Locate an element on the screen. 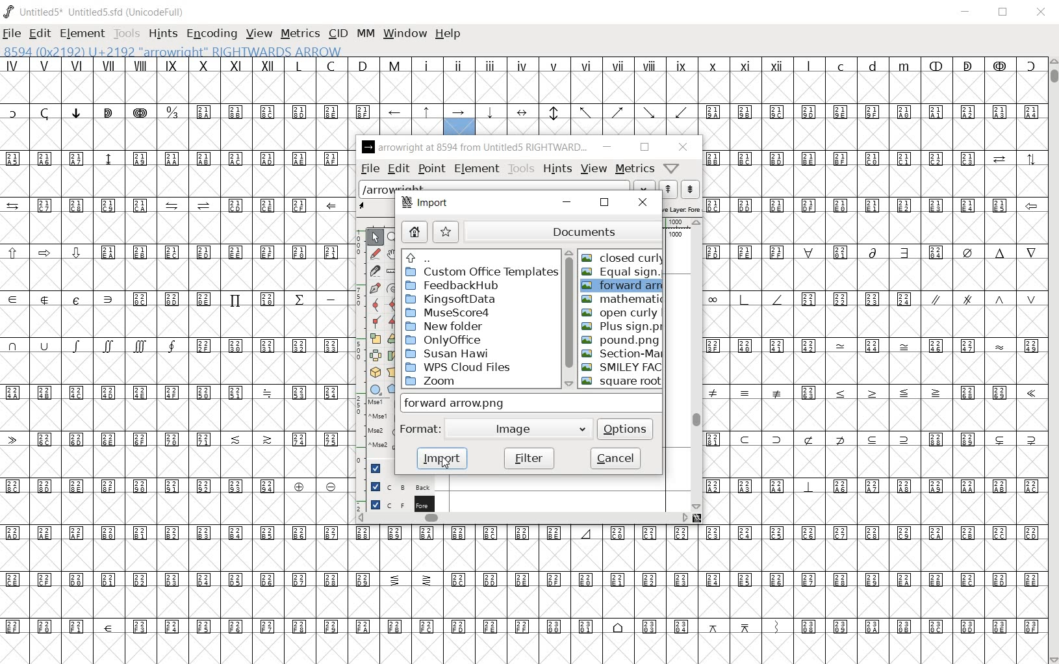 The width and height of the screenshot is (1059, 664). element is located at coordinates (477, 168).